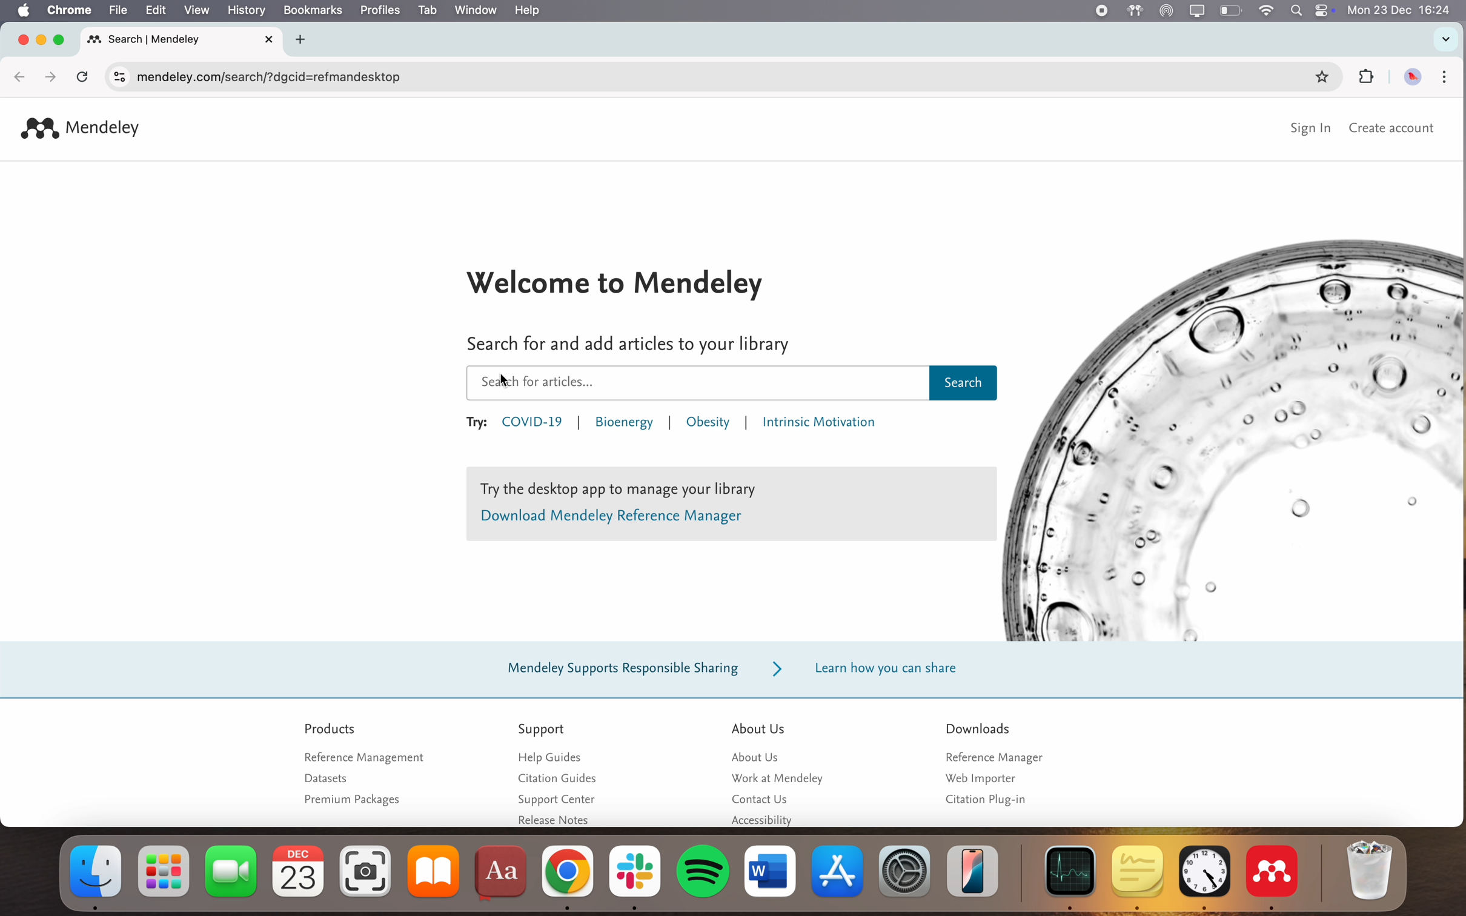 This screenshot has width=1466, height=916. Describe the element at coordinates (624, 426) in the screenshot. I see `bioenergy` at that location.